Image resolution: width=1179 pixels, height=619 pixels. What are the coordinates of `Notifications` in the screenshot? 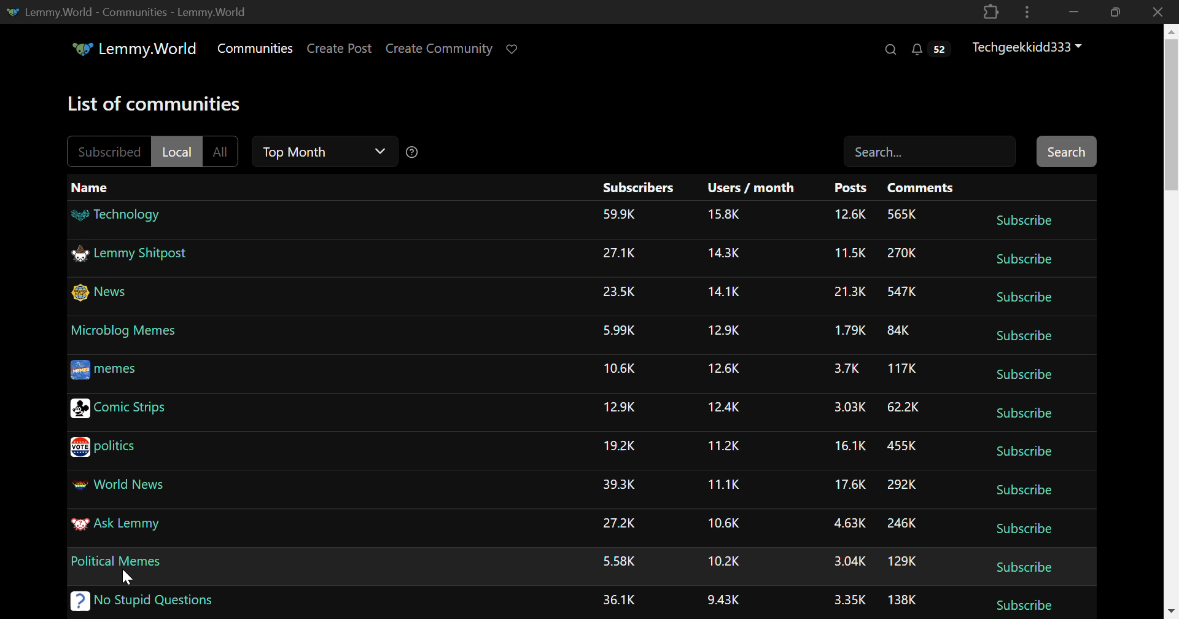 It's located at (933, 51).